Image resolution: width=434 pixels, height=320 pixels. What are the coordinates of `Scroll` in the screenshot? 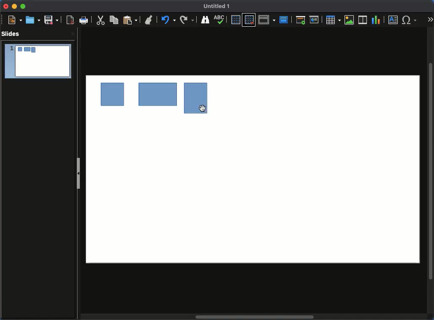 It's located at (431, 171).